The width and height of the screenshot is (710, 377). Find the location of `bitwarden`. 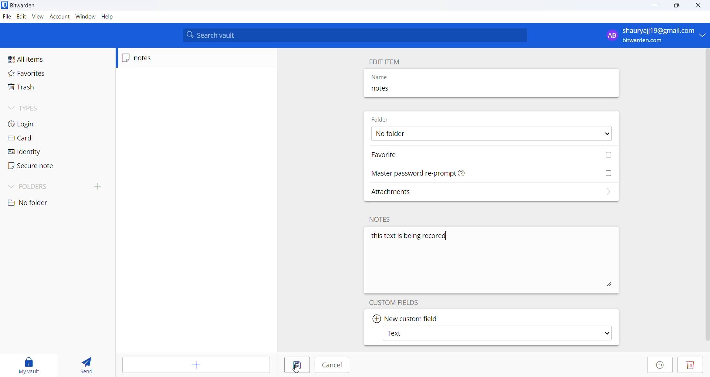

bitwarden is located at coordinates (22, 5).